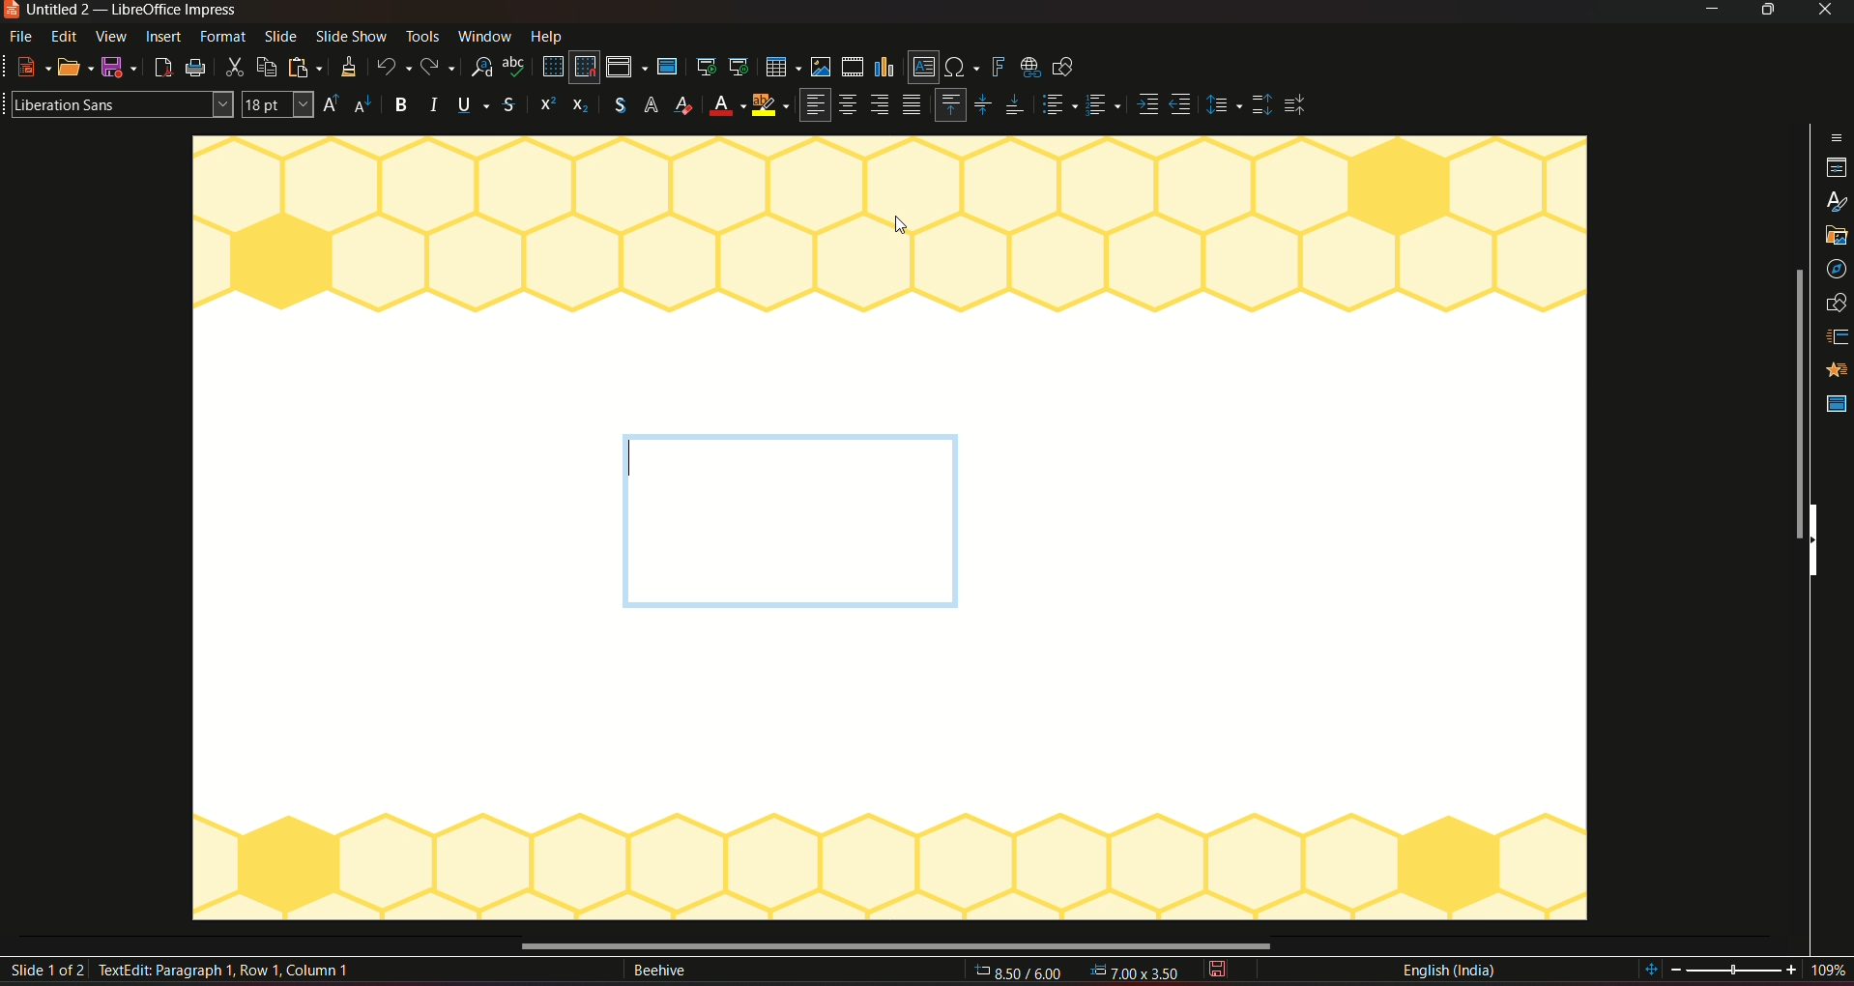 This screenshot has width=1854, height=986. I want to click on navigation, so click(1837, 232).